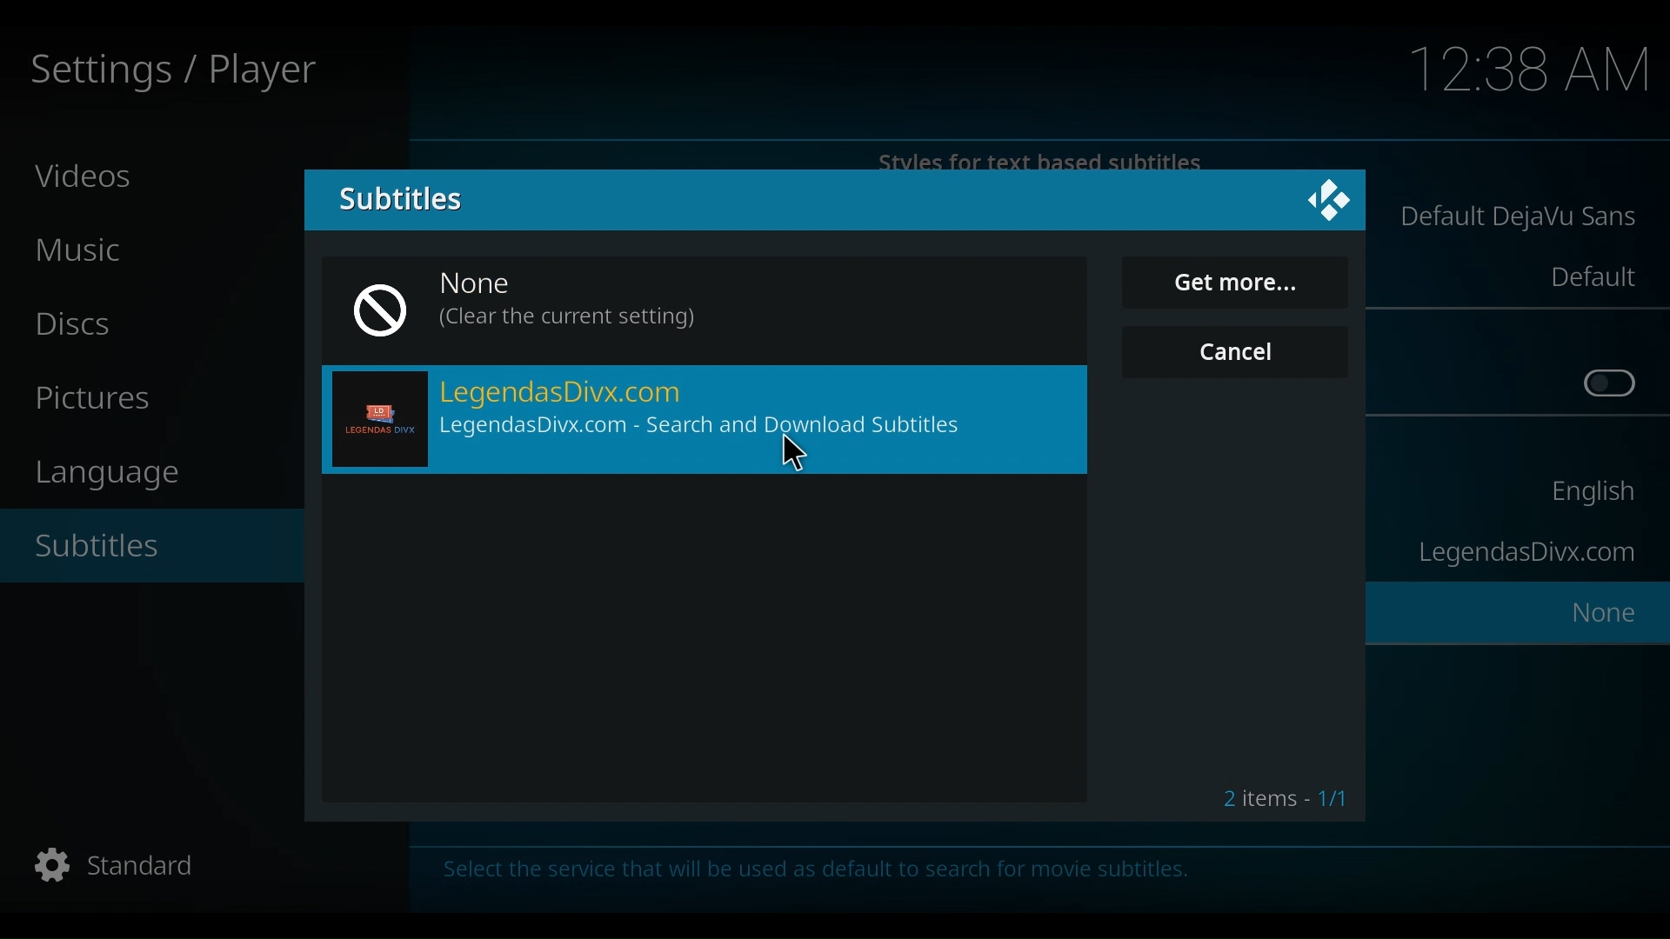 This screenshot has height=939, width=1670. I want to click on Select the service that will be used as default to search for movie subtitles., so click(823, 873).